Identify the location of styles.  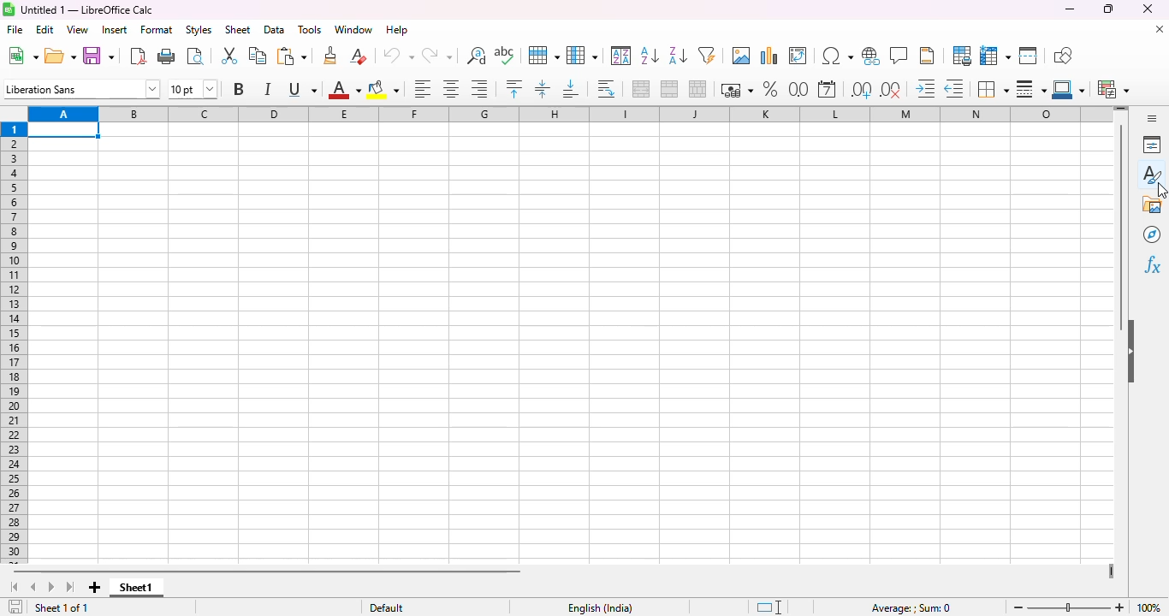
(1153, 173).